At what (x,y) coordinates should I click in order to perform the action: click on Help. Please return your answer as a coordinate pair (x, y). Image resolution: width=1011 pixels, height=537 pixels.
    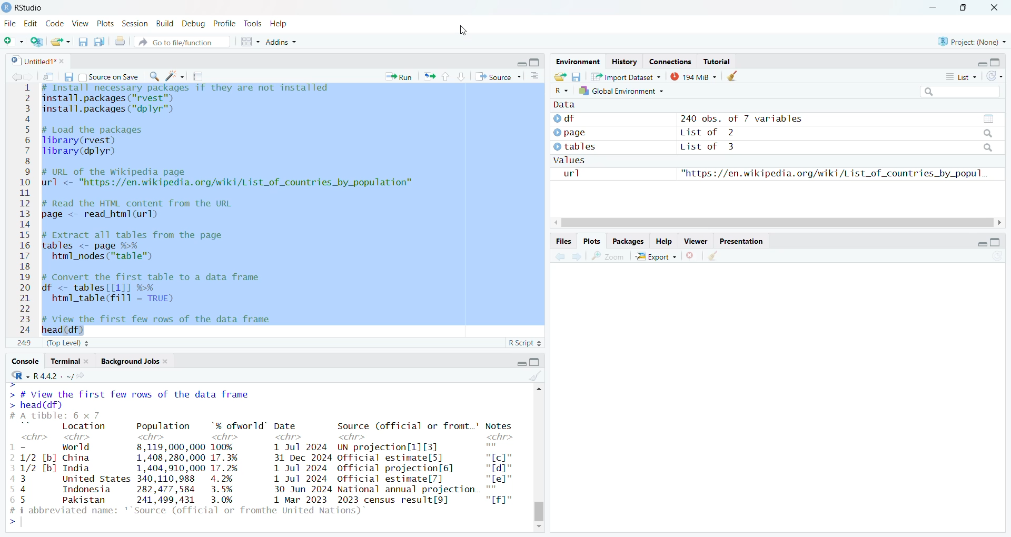
    Looking at the image, I should click on (280, 25).